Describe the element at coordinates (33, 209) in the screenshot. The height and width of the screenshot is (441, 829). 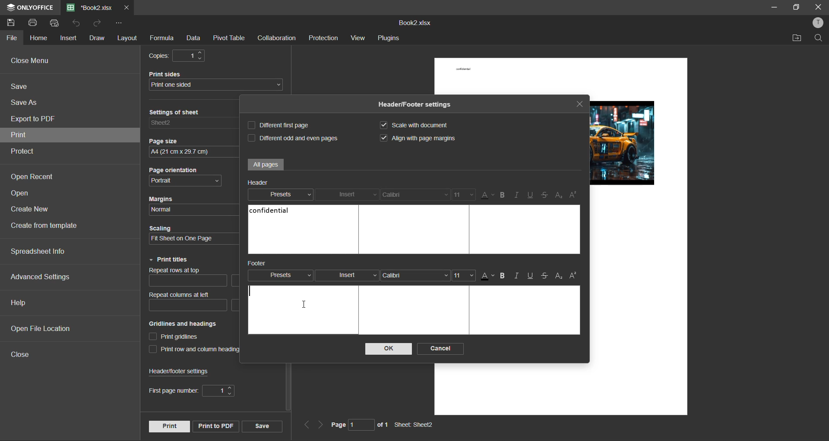
I see `create new` at that location.